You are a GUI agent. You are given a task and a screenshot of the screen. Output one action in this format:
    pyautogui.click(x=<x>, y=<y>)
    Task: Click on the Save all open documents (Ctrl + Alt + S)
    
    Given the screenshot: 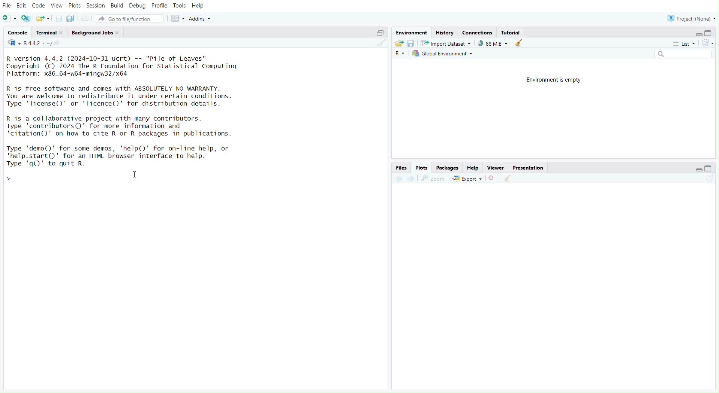 What is the action you would take?
    pyautogui.click(x=70, y=18)
    